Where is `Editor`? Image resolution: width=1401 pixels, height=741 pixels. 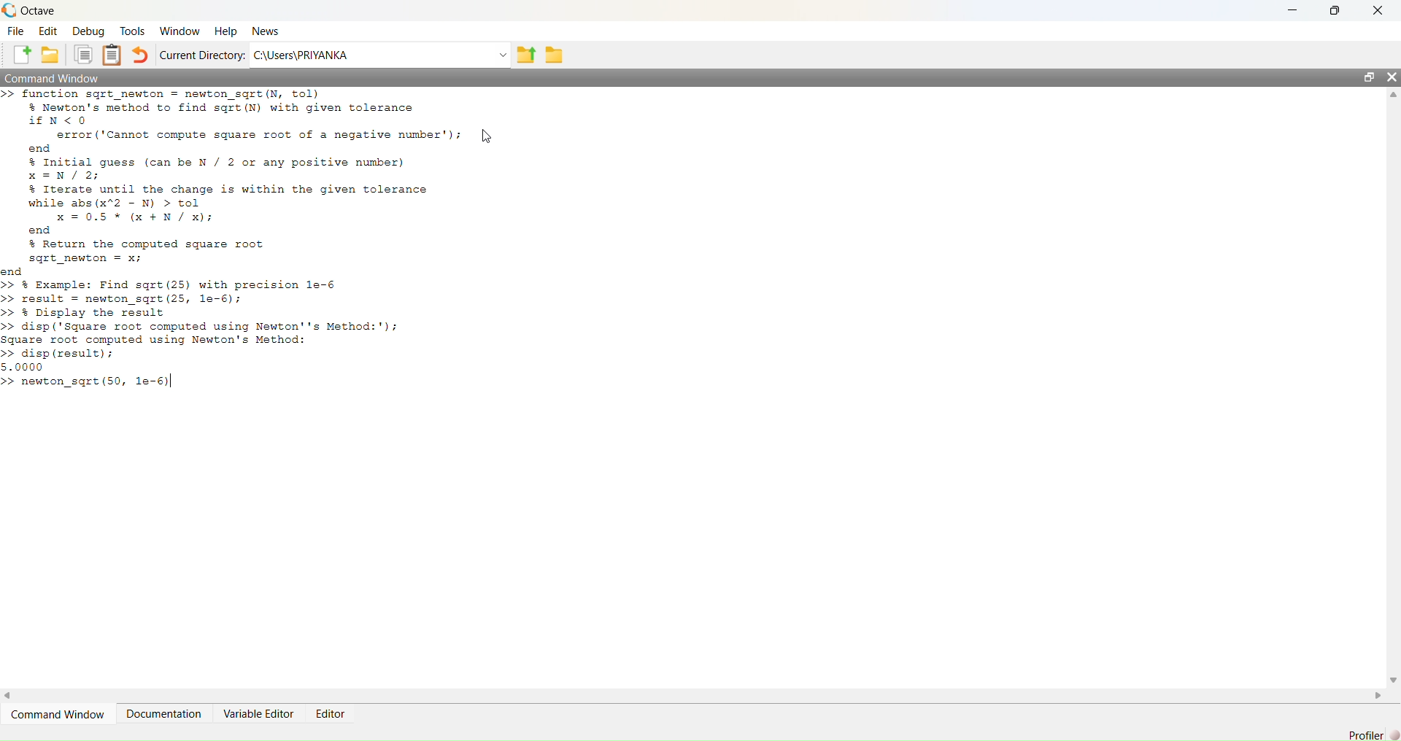
Editor is located at coordinates (328, 711).